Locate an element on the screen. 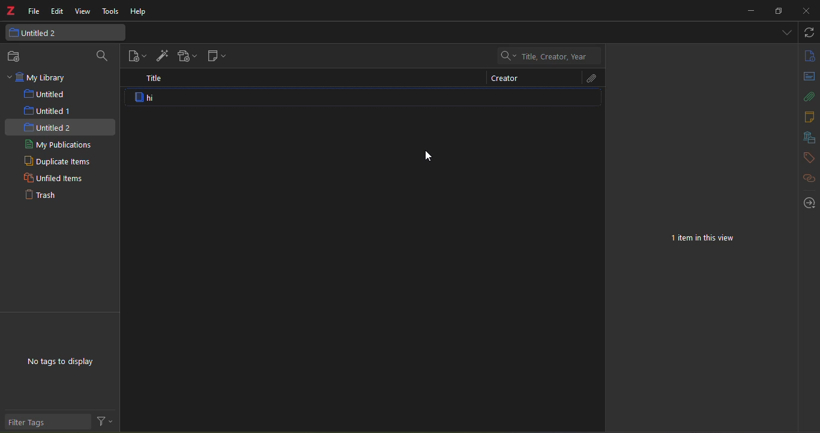 The width and height of the screenshot is (820, 433). notes is located at coordinates (809, 118).